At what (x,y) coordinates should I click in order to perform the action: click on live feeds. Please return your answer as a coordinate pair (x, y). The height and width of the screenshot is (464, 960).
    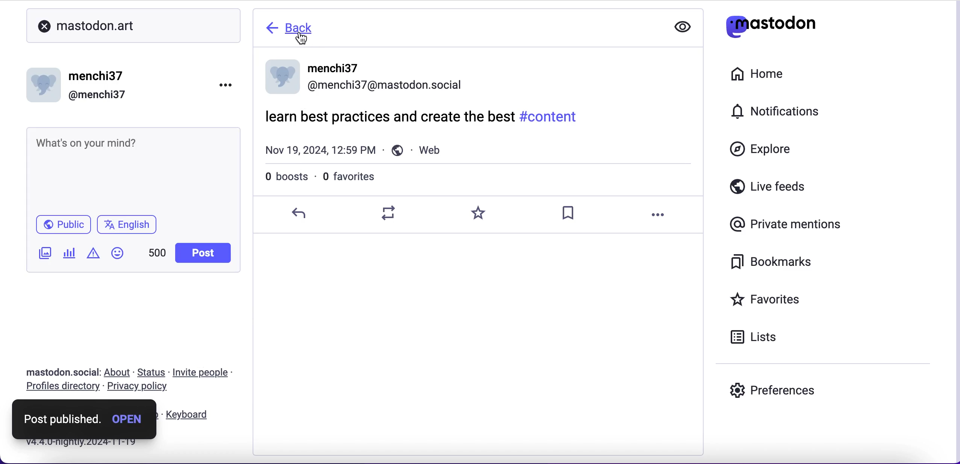
    Looking at the image, I should click on (794, 187).